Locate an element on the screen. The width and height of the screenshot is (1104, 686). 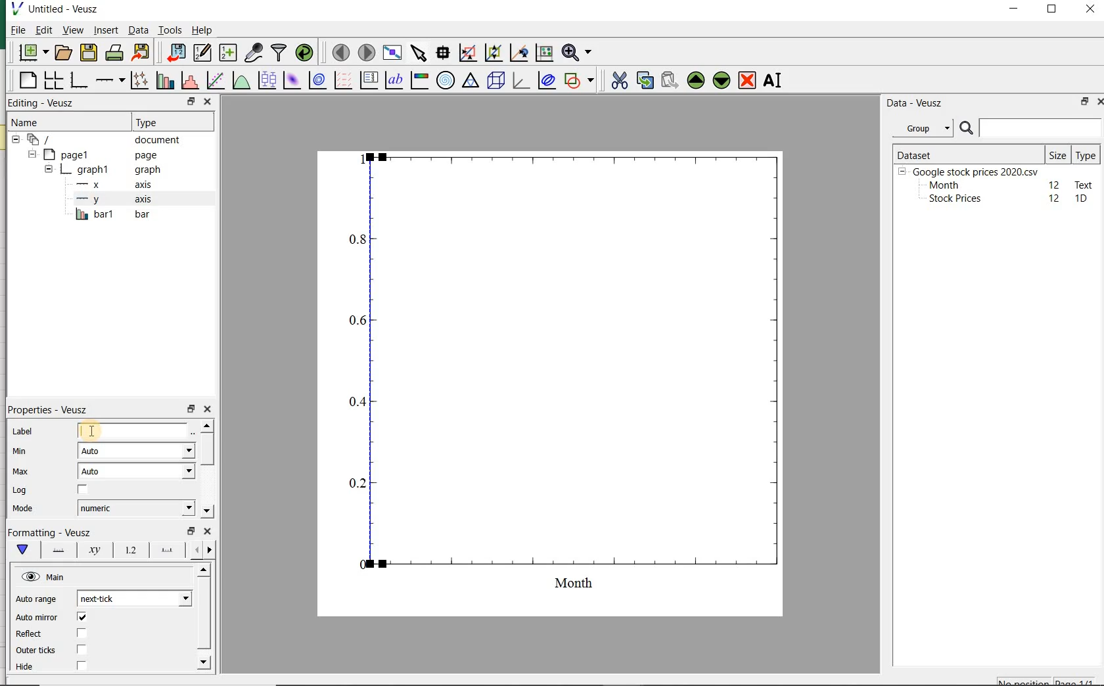
close is located at coordinates (207, 532).